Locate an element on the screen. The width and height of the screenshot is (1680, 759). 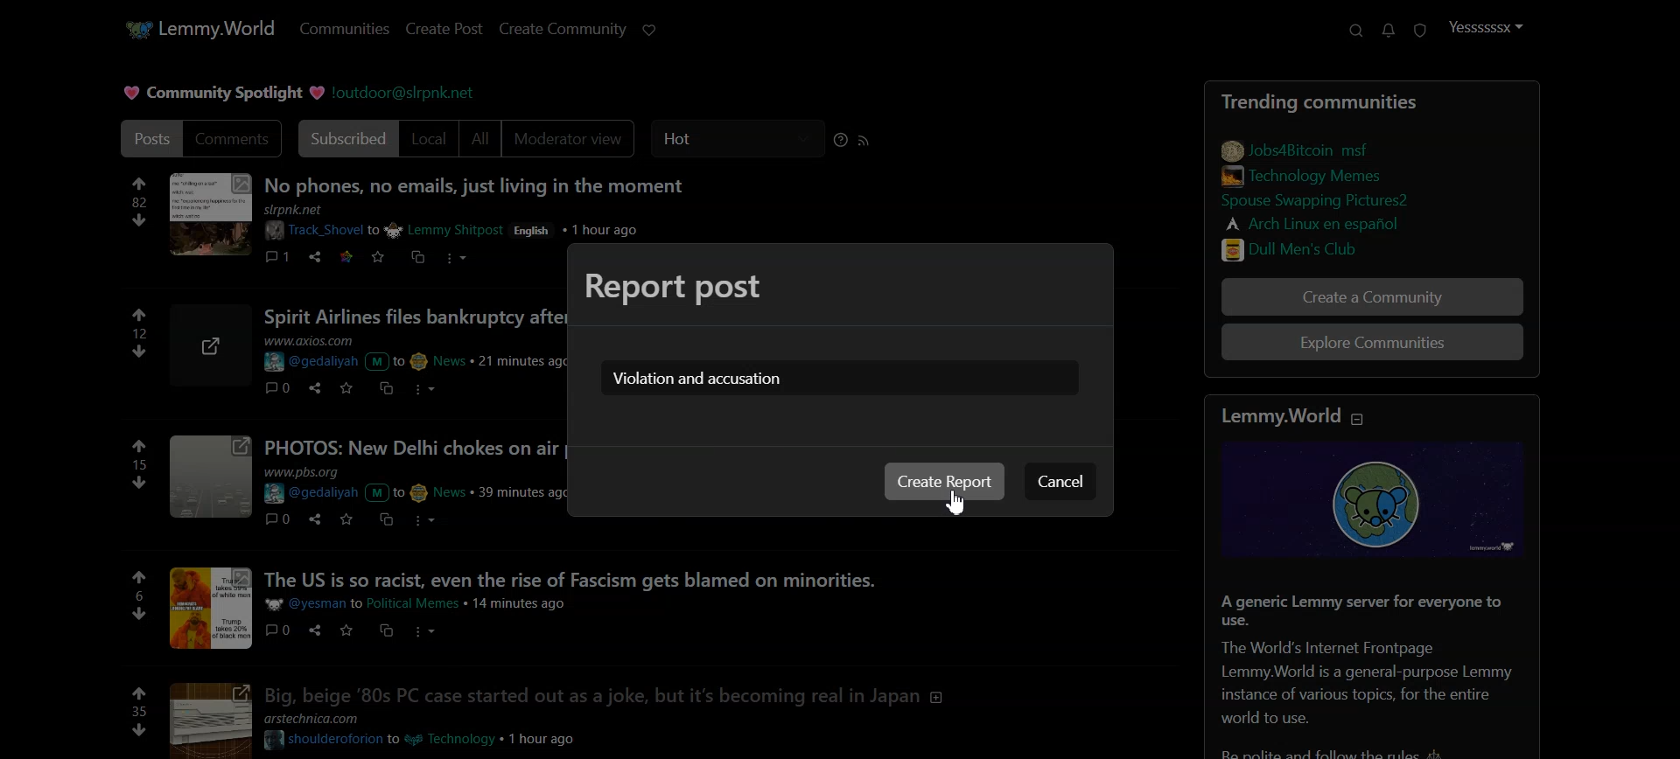
save is located at coordinates (346, 630).